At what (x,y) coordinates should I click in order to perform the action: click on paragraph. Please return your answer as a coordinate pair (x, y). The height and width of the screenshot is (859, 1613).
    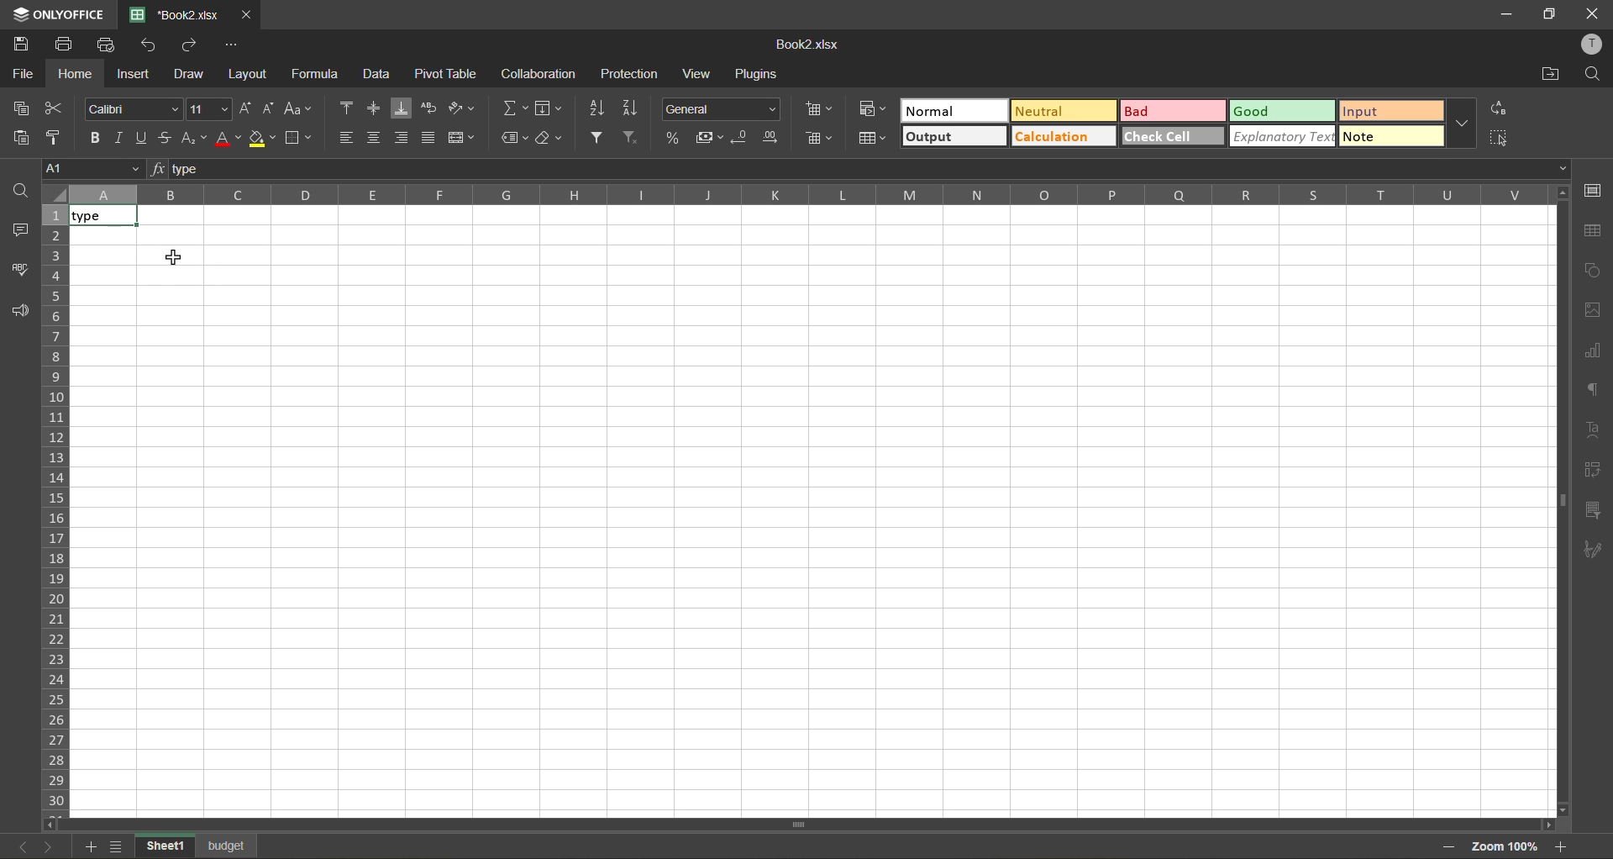
    Looking at the image, I should click on (1592, 388).